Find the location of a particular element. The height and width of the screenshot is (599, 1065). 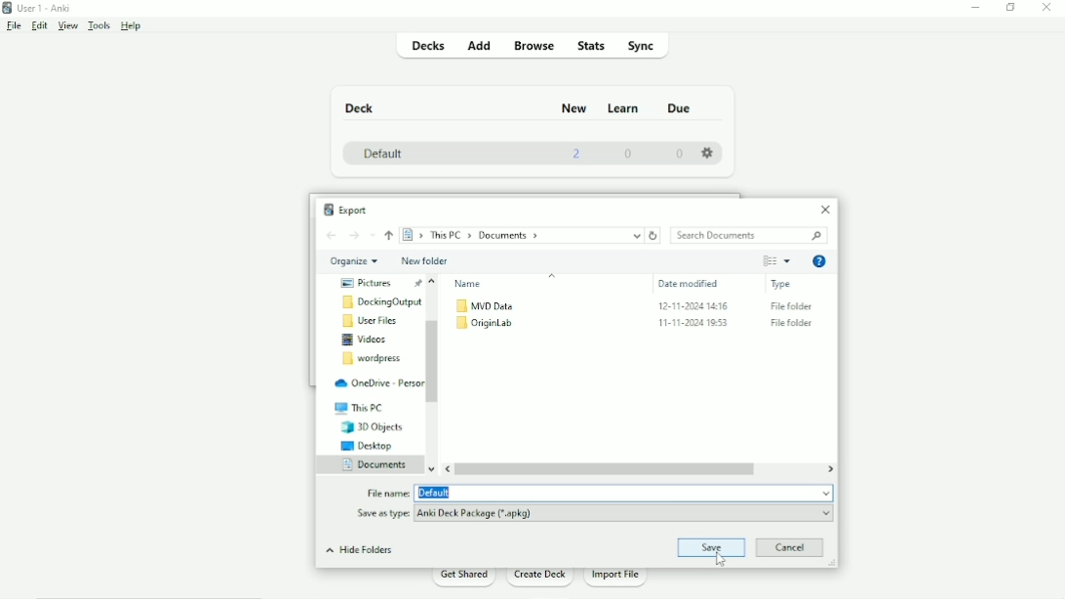

Decks is located at coordinates (424, 45).